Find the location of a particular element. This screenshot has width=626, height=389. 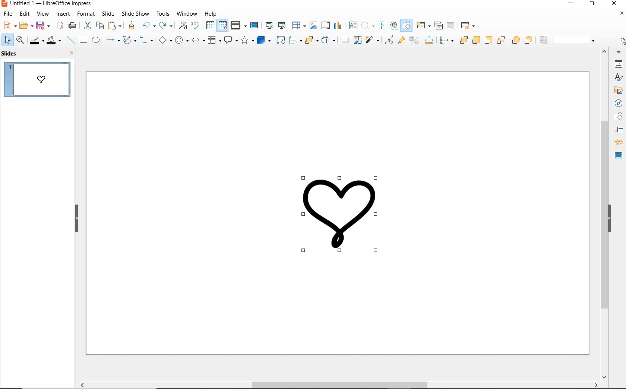

insert line is located at coordinates (70, 40).